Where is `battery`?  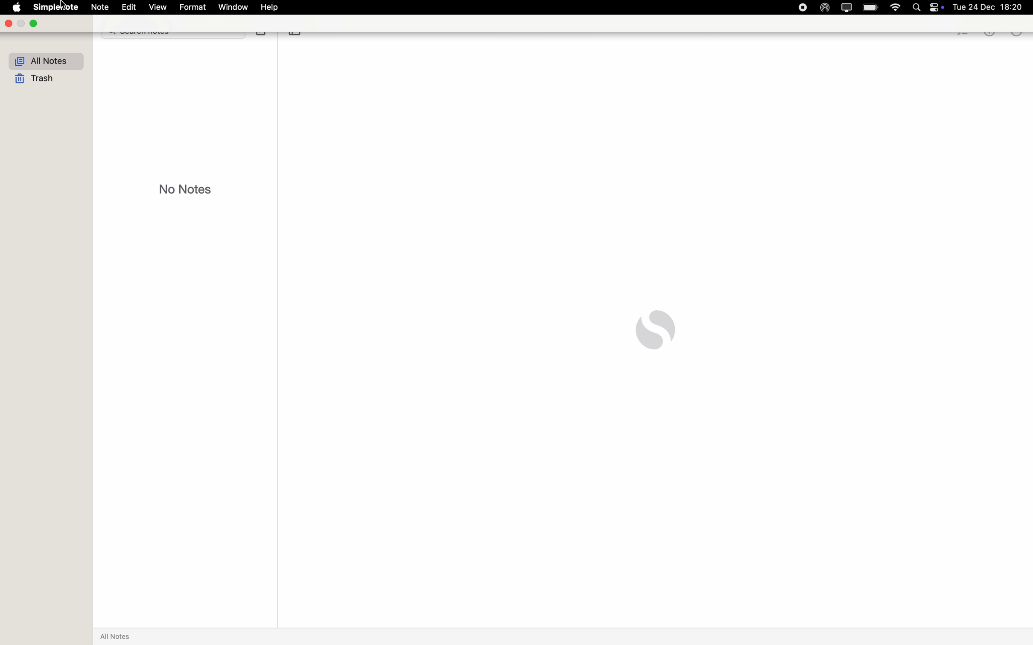 battery is located at coordinates (872, 7).